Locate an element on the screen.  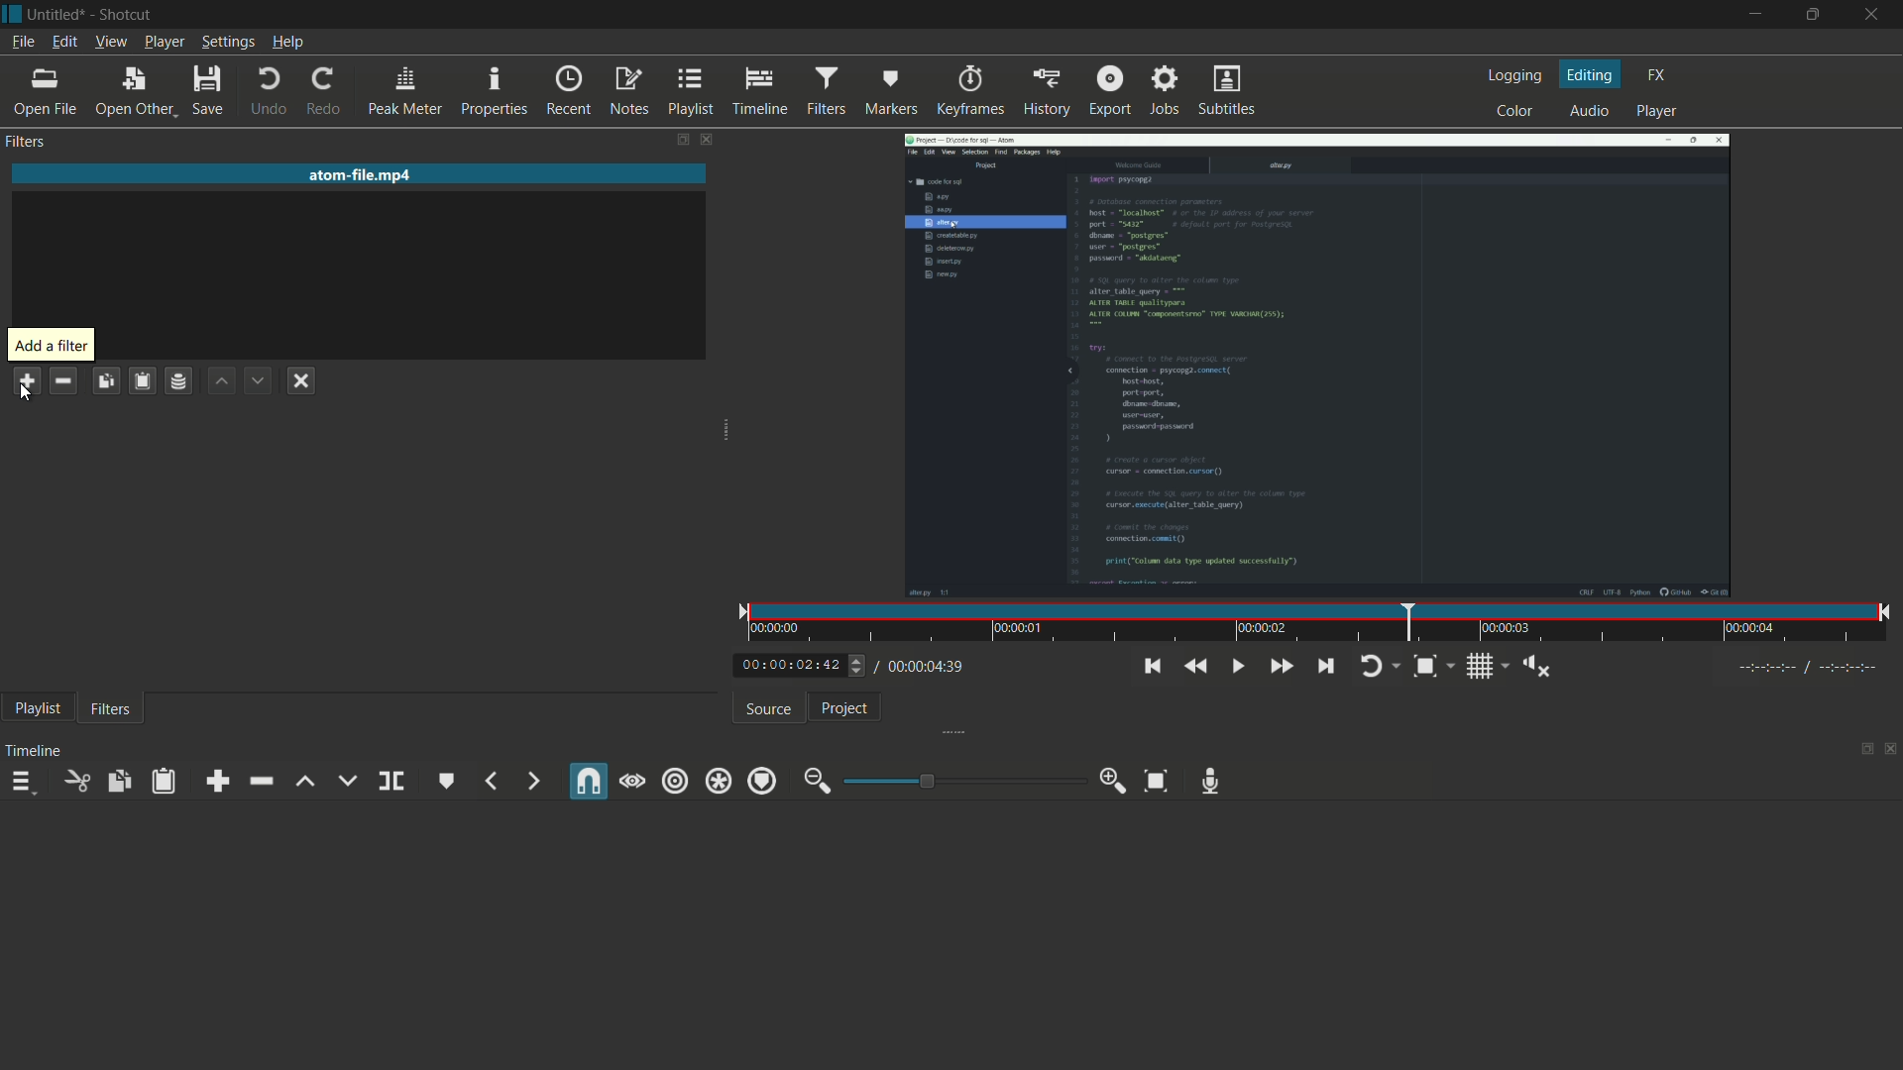
total time is located at coordinates (921, 666).